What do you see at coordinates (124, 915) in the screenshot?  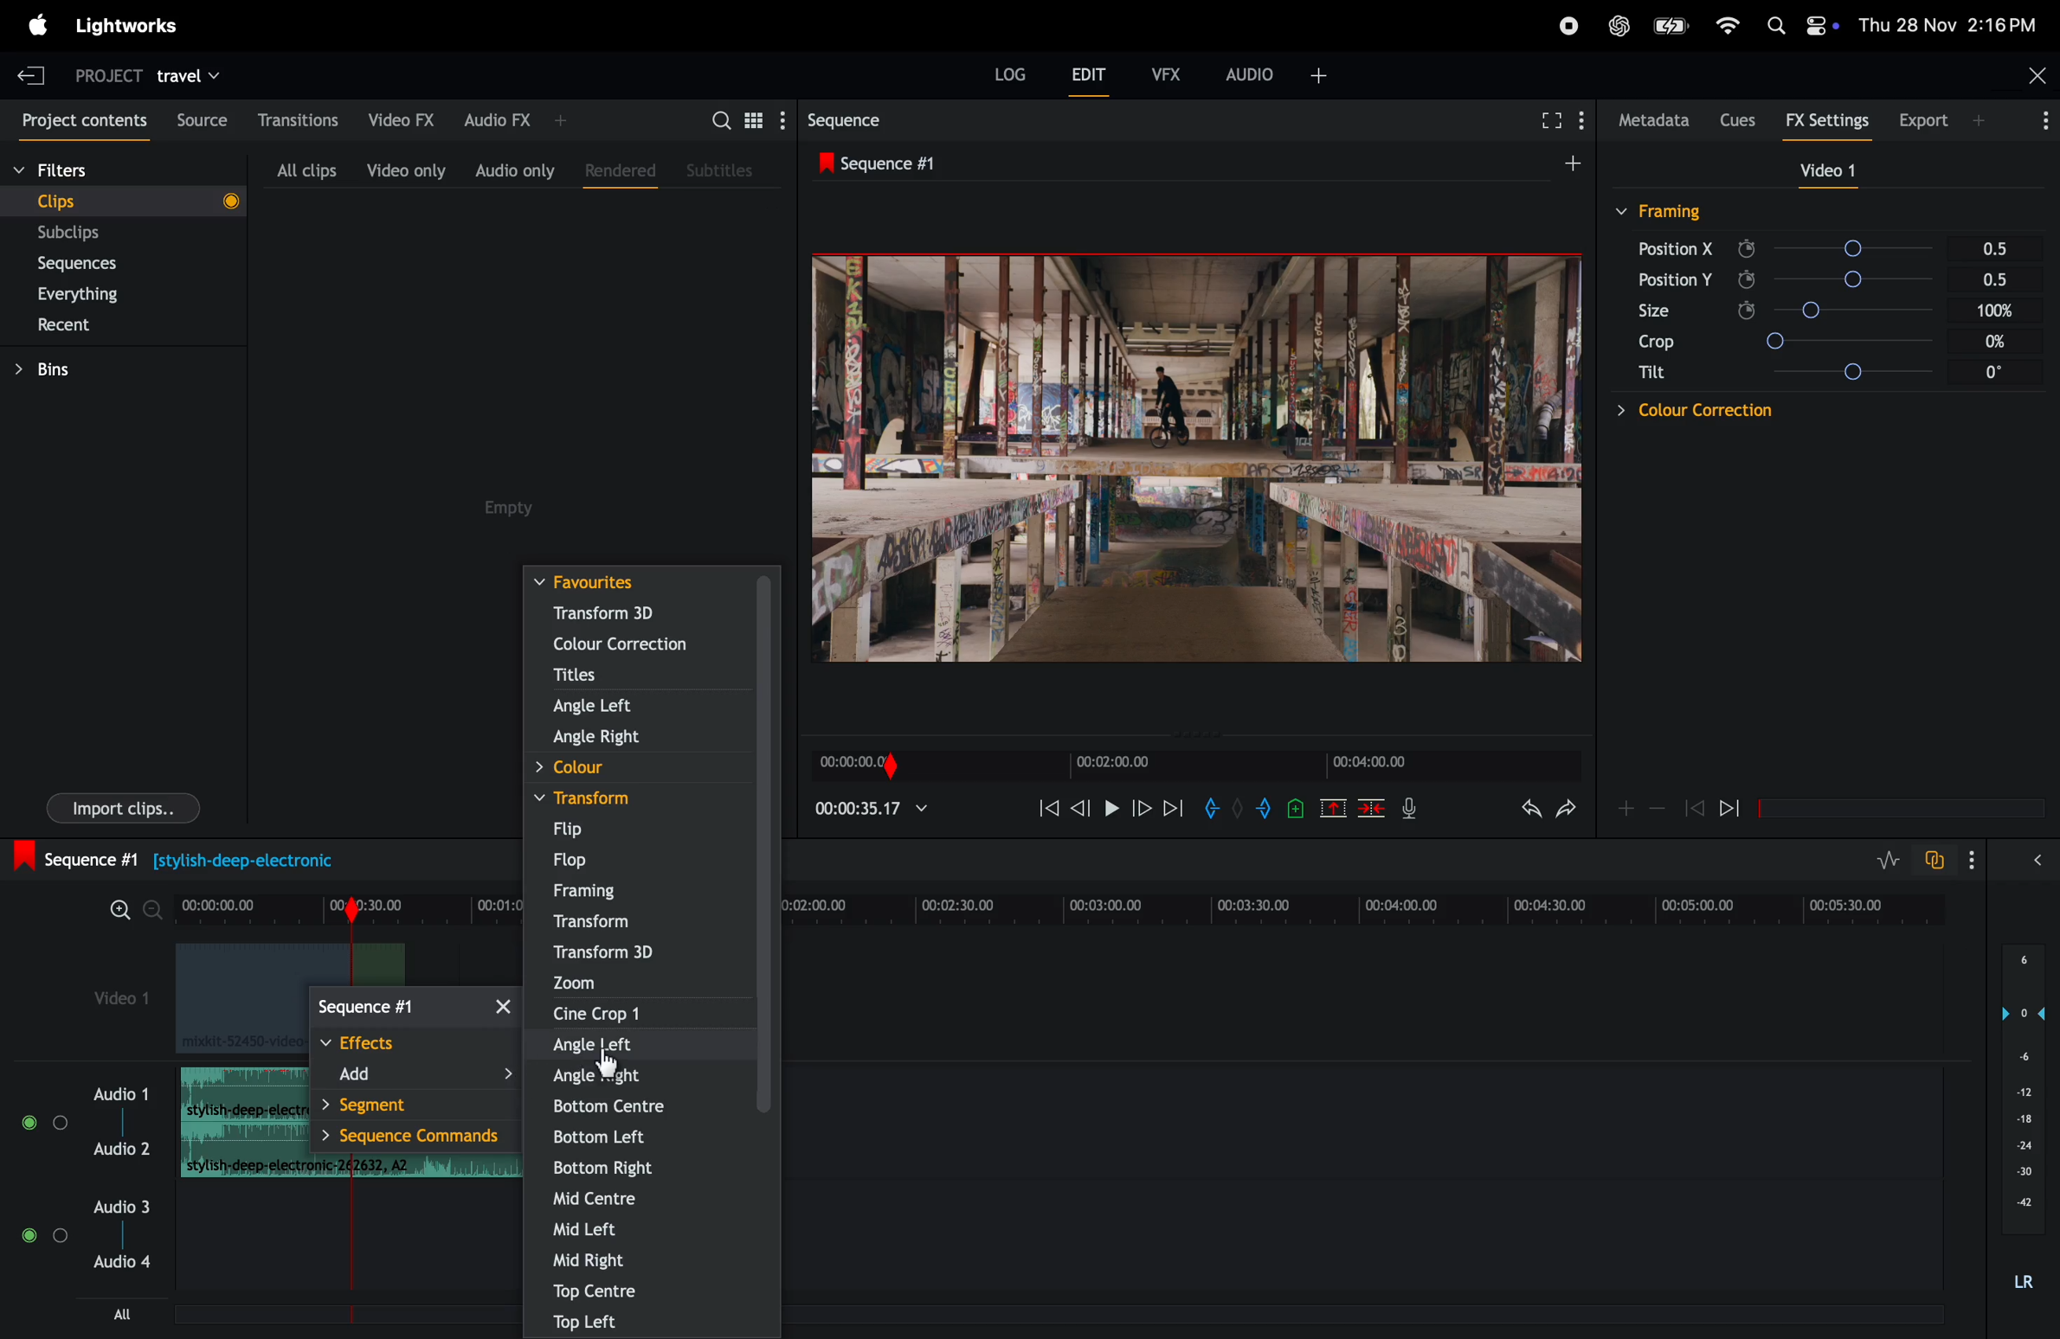 I see `zoom in zoom out` at bounding box center [124, 915].